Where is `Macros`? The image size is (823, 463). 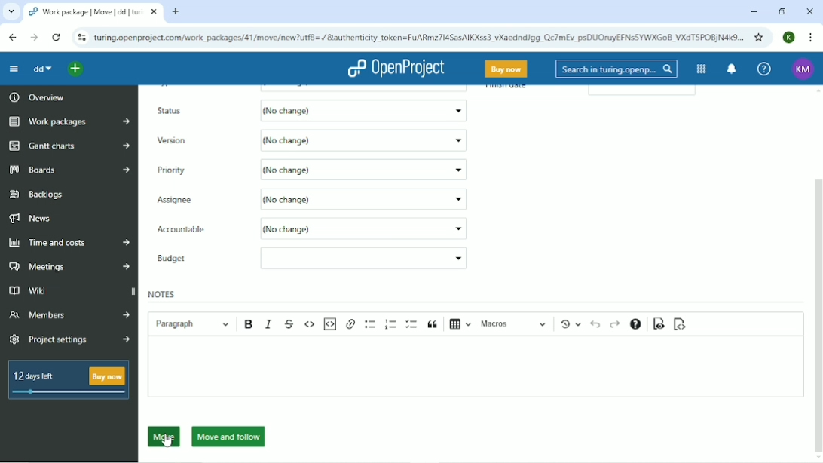 Macros is located at coordinates (515, 324).